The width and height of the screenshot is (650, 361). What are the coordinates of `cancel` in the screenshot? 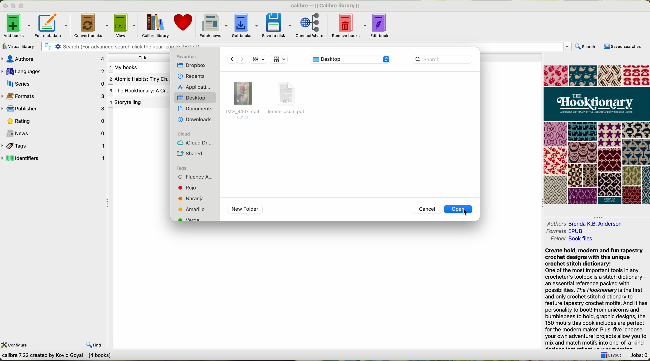 It's located at (428, 209).